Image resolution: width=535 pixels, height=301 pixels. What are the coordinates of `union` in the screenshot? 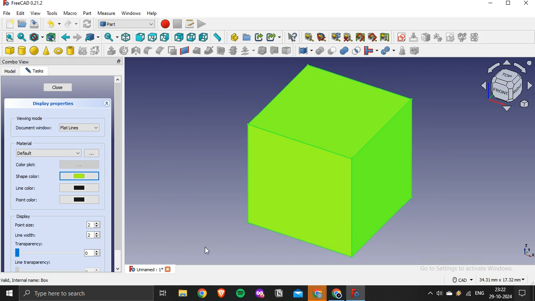 It's located at (344, 51).